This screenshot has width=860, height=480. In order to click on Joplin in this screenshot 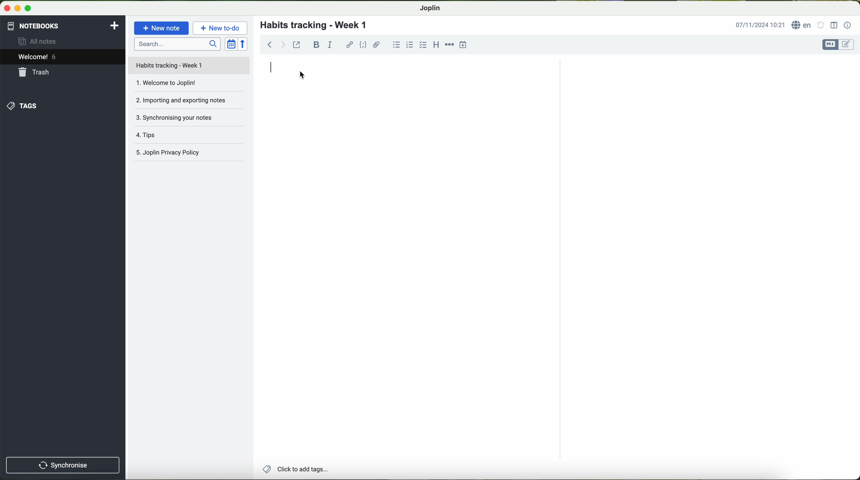, I will do `click(429, 8)`.